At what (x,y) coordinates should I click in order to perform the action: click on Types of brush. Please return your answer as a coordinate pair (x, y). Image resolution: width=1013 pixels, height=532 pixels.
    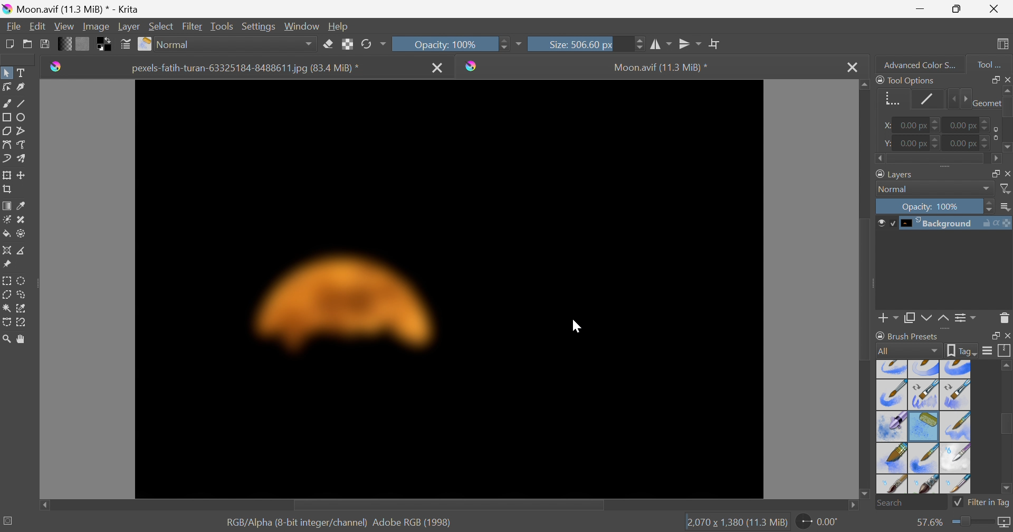
    Looking at the image, I should click on (924, 426).